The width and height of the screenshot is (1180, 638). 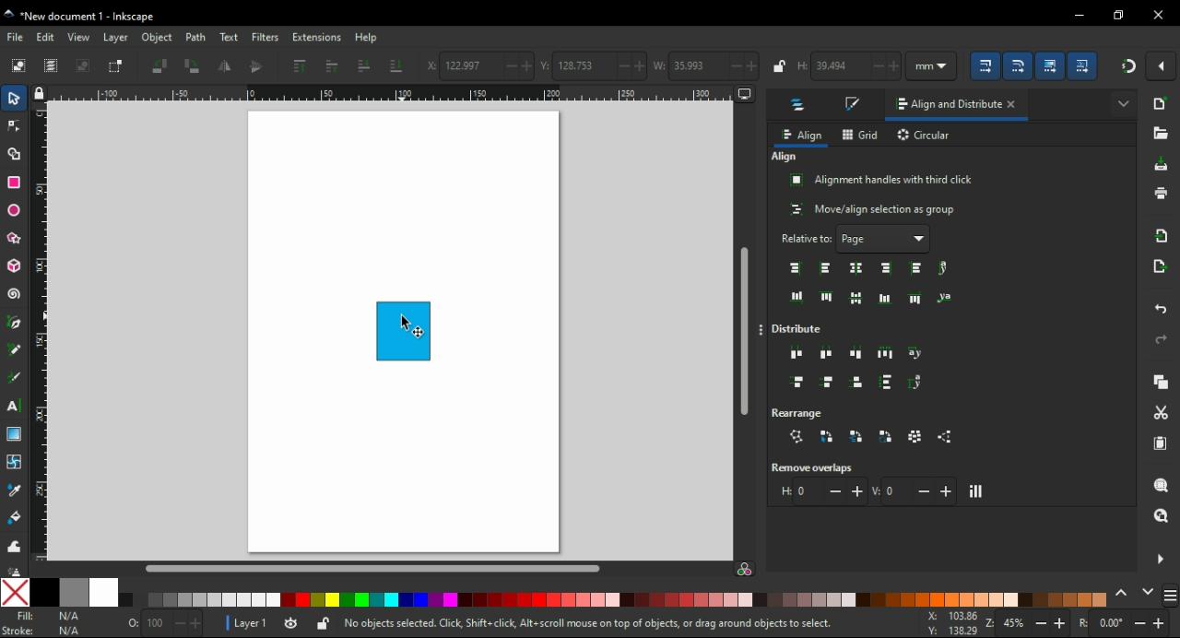 I want to click on pencil tool, so click(x=16, y=350).